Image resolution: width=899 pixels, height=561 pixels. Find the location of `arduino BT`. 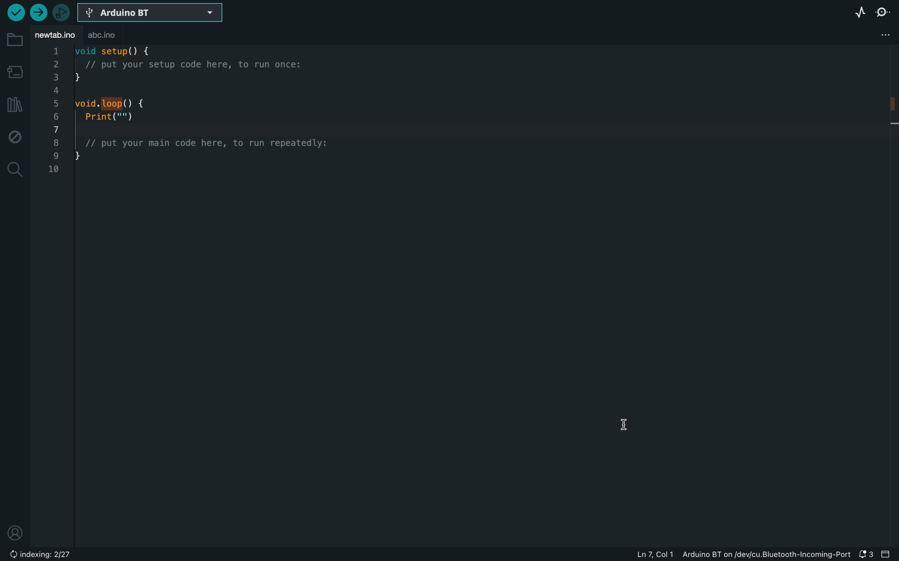

arduino BT is located at coordinates (152, 13).